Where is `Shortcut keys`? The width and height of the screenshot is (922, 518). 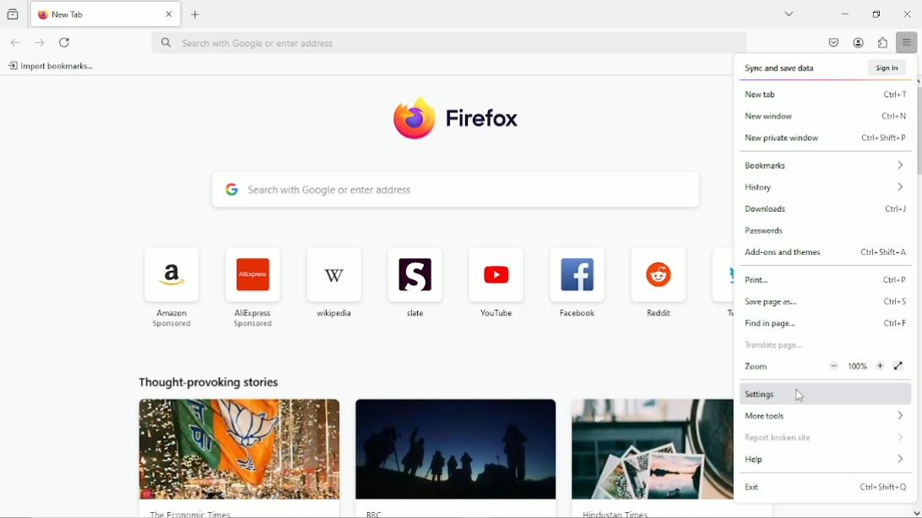
Shortcut keys is located at coordinates (895, 322).